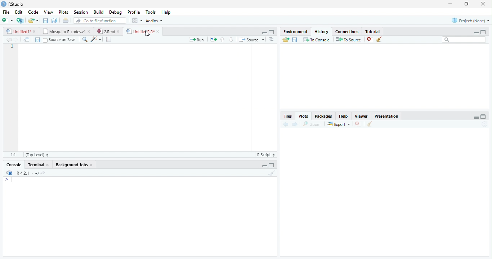 This screenshot has width=492, height=259. I want to click on Re-run the previous code region, so click(213, 40).